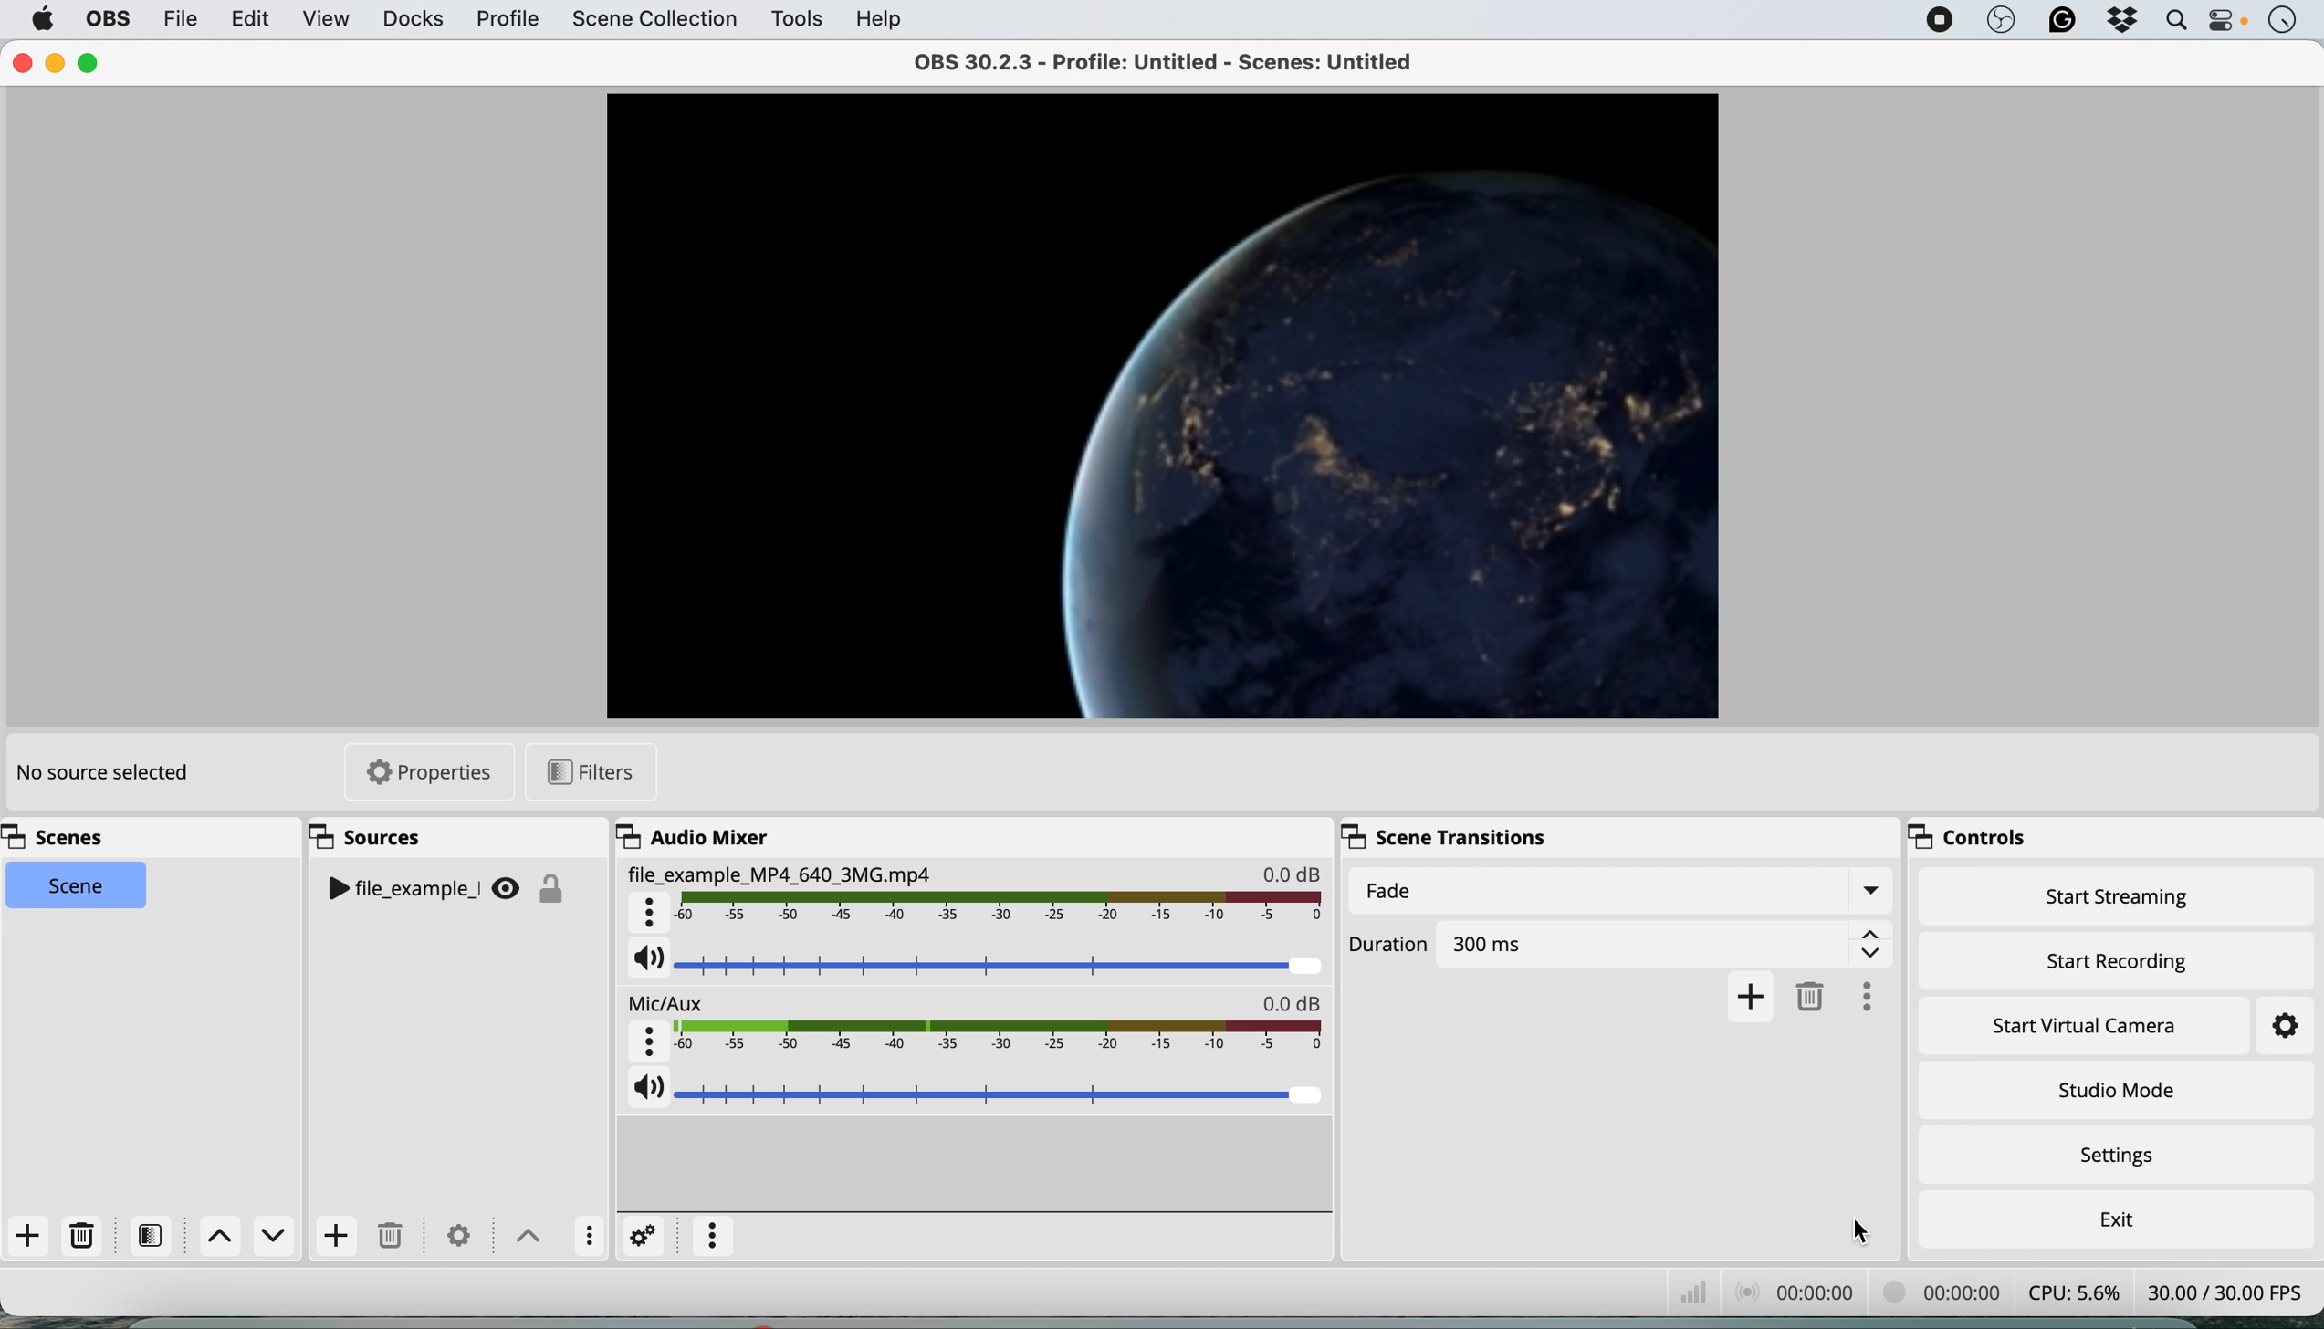  I want to click on start streaming, so click(2119, 901).